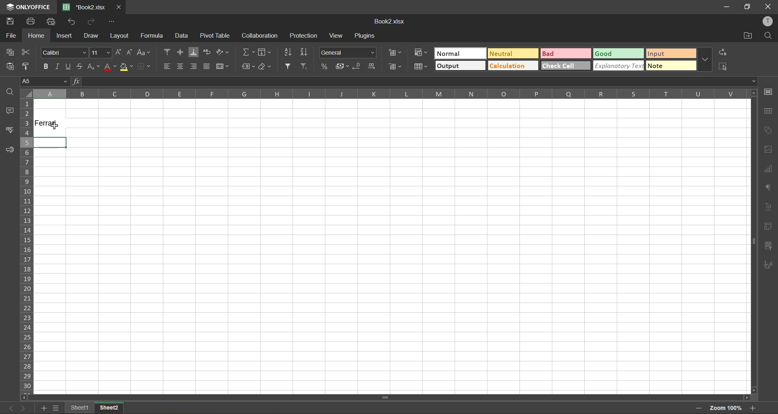 The height and width of the screenshot is (414, 778). Describe the element at coordinates (341, 66) in the screenshot. I see `accounting` at that location.